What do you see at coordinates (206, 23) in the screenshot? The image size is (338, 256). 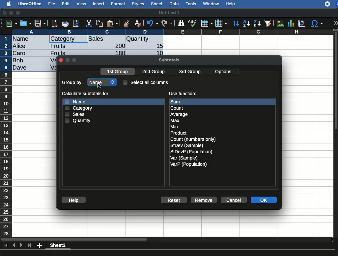 I see `row` at bounding box center [206, 23].